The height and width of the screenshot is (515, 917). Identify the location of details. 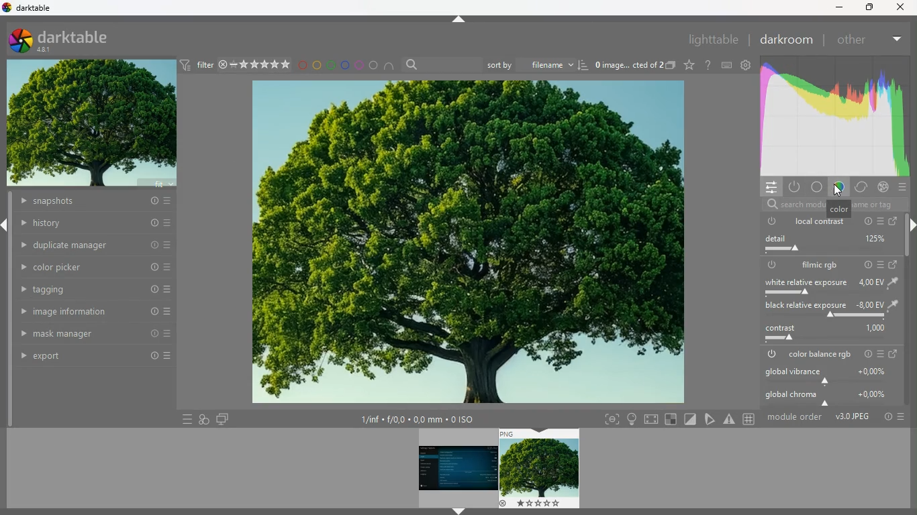
(424, 420).